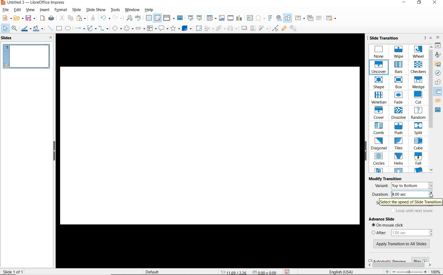  What do you see at coordinates (401, 244) in the screenshot?
I see `APPLY TRANSITION TO ALL SLIDES` at bounding box center [401, 244].